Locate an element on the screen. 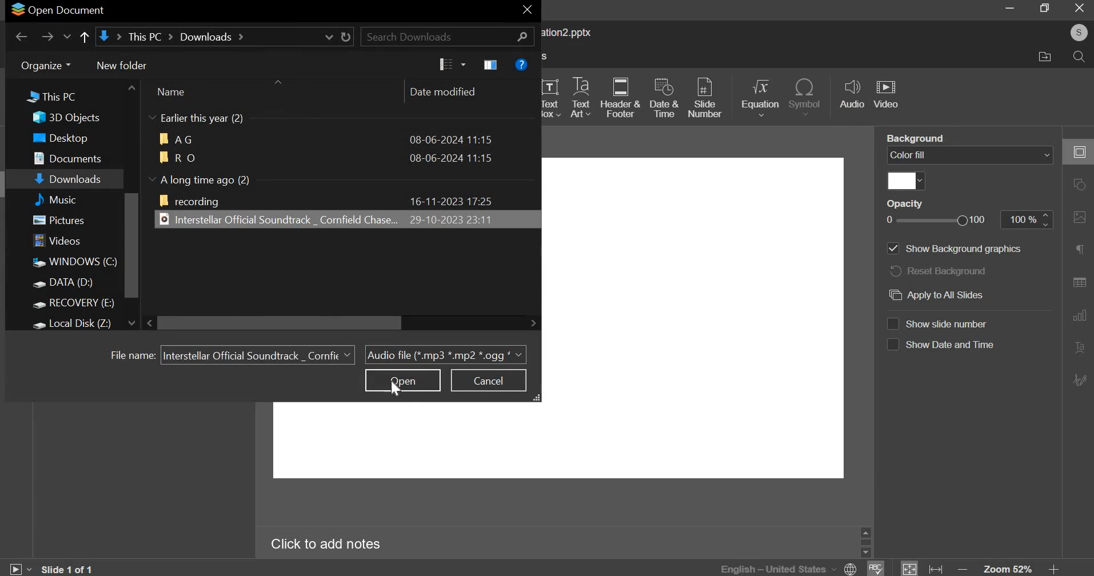 The height and width of the screenshot is (576, 1094). recent locations is located at coordinates (67, 36).